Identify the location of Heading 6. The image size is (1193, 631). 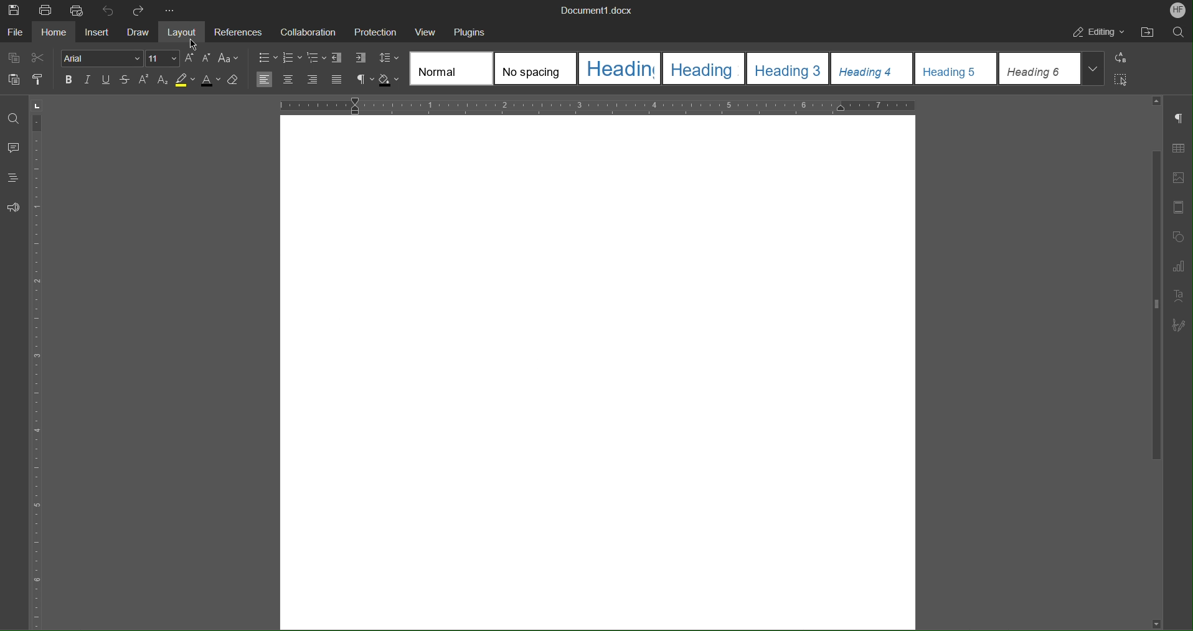
(1050, 68).